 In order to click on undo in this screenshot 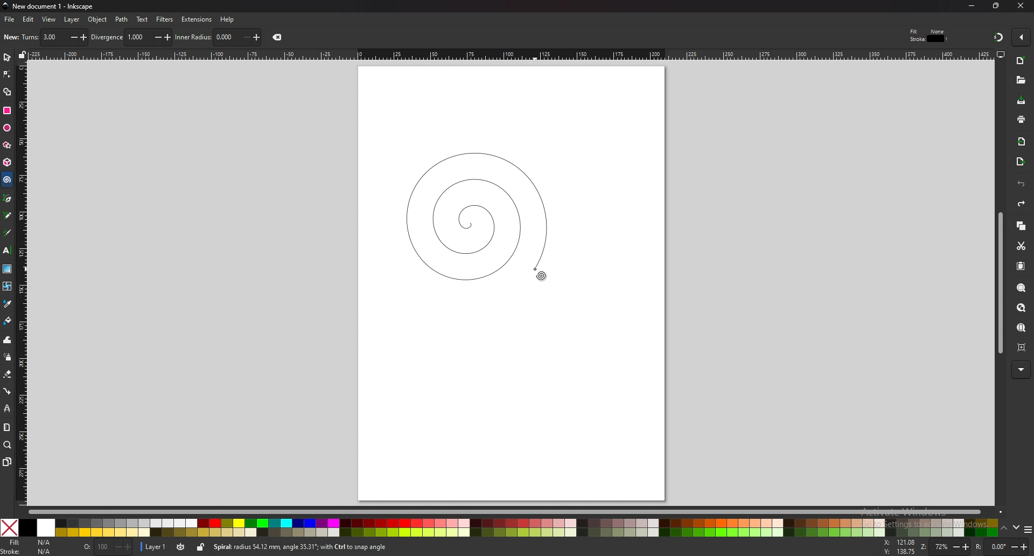, I will do `click(1021, 184)`.